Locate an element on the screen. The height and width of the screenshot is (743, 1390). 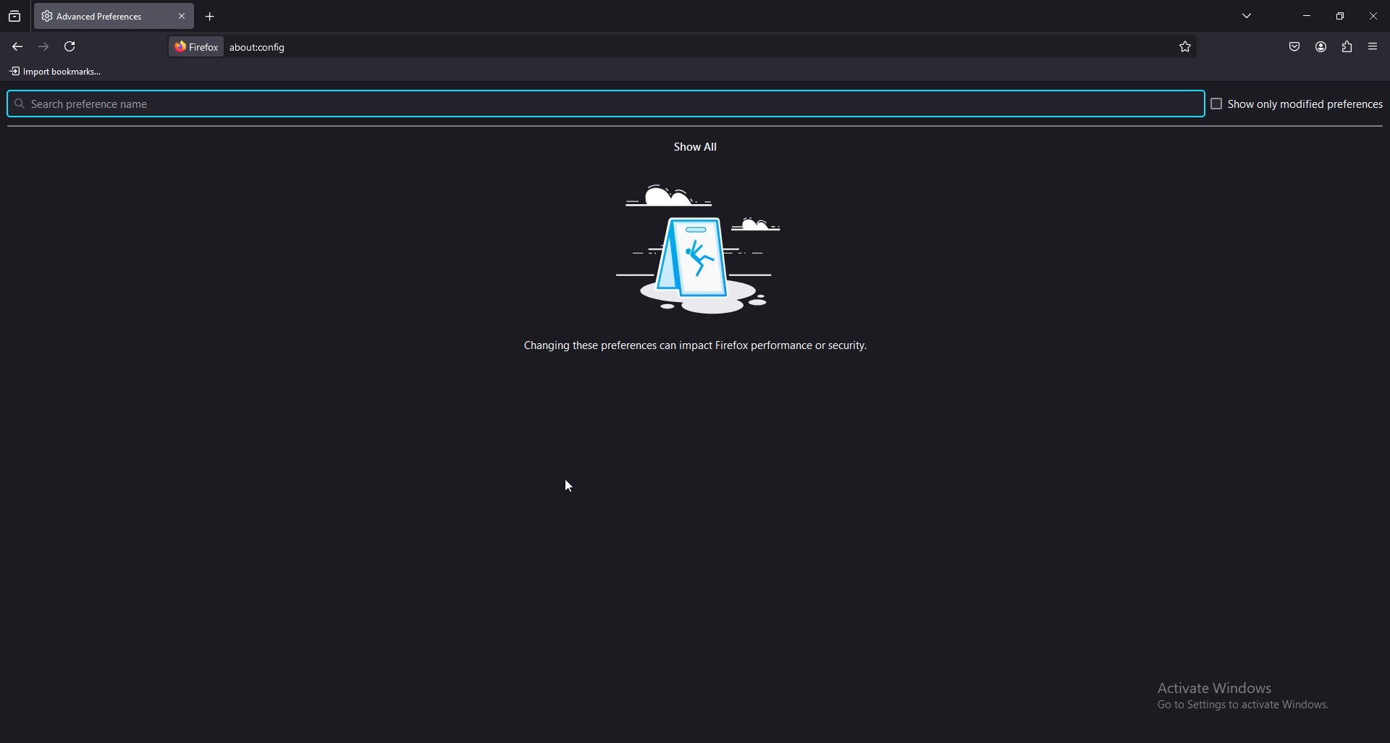
warning image is located at coordinates (703, 252).